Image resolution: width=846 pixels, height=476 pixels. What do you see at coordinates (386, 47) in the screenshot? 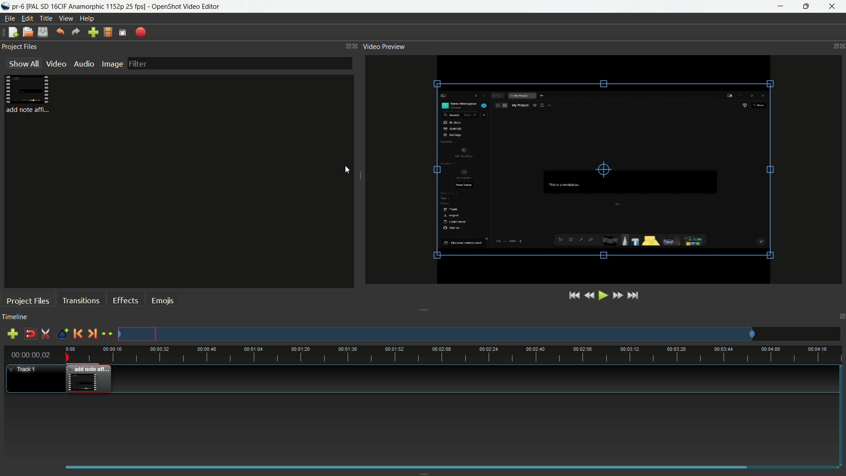
I see `video preview` at bounding box center [386, 47].